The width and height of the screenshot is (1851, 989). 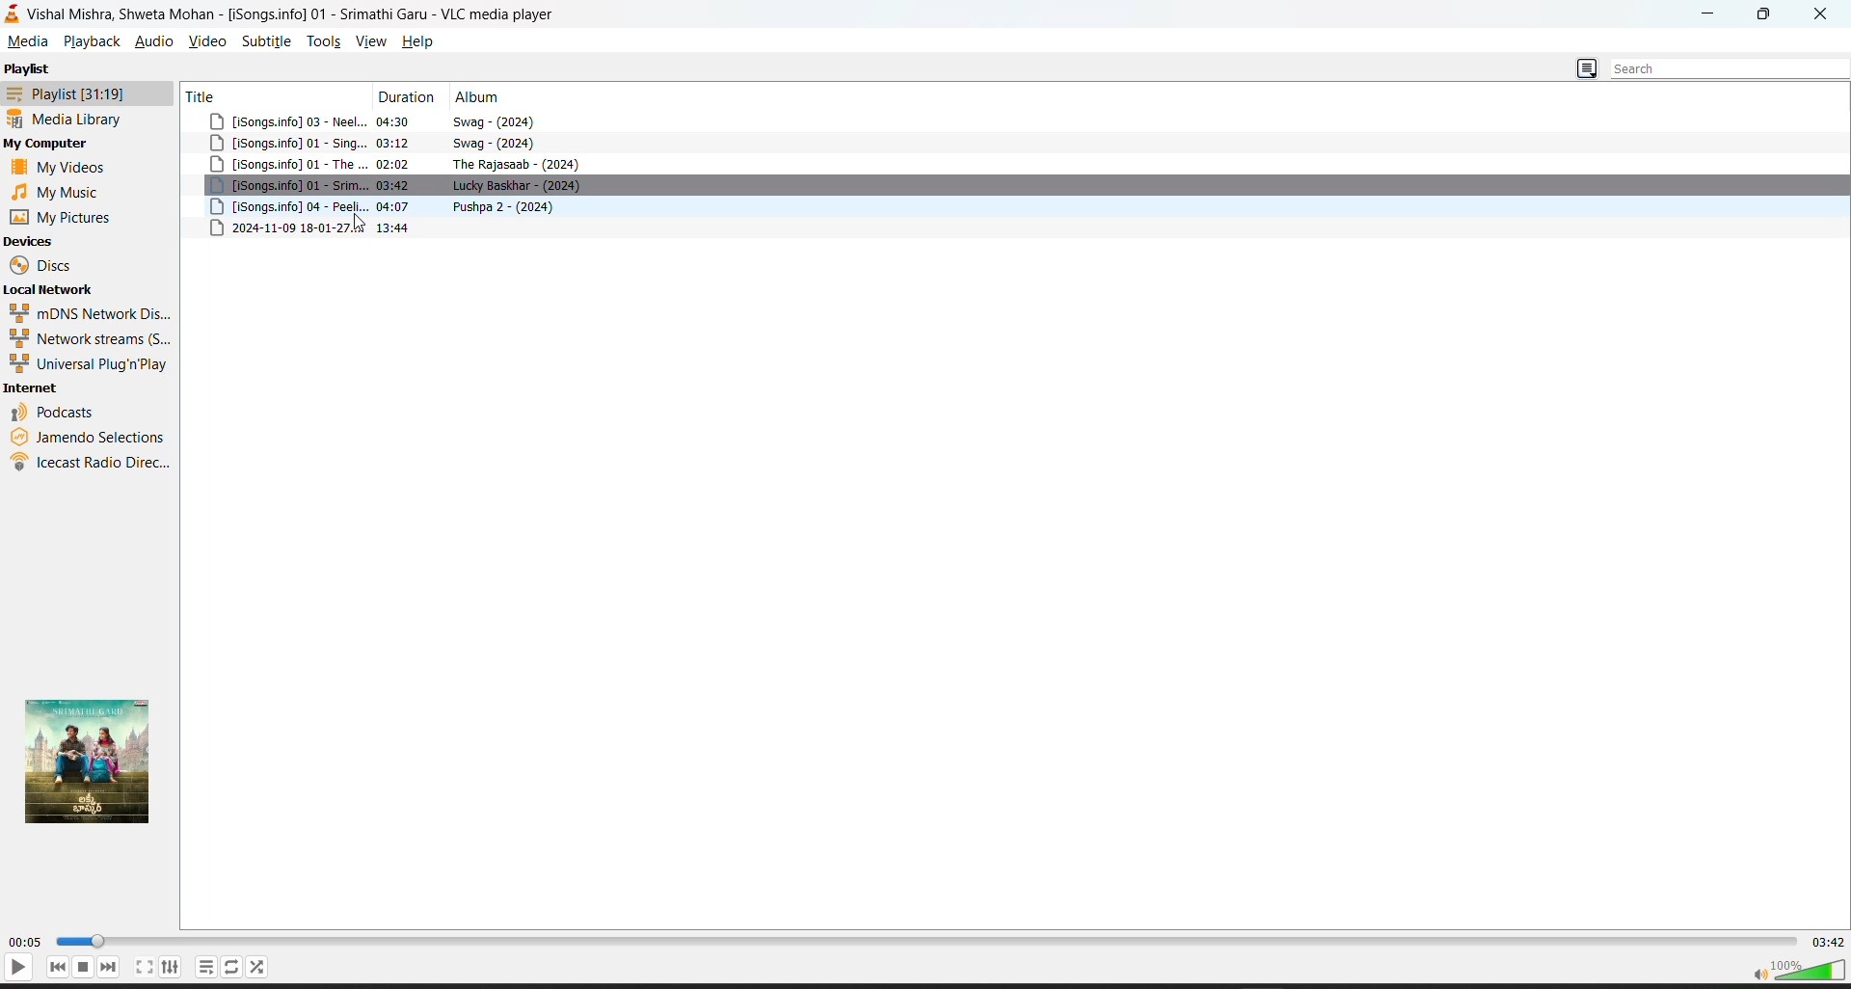 I want to click on change playlist view, so click(x=1588, y=67).